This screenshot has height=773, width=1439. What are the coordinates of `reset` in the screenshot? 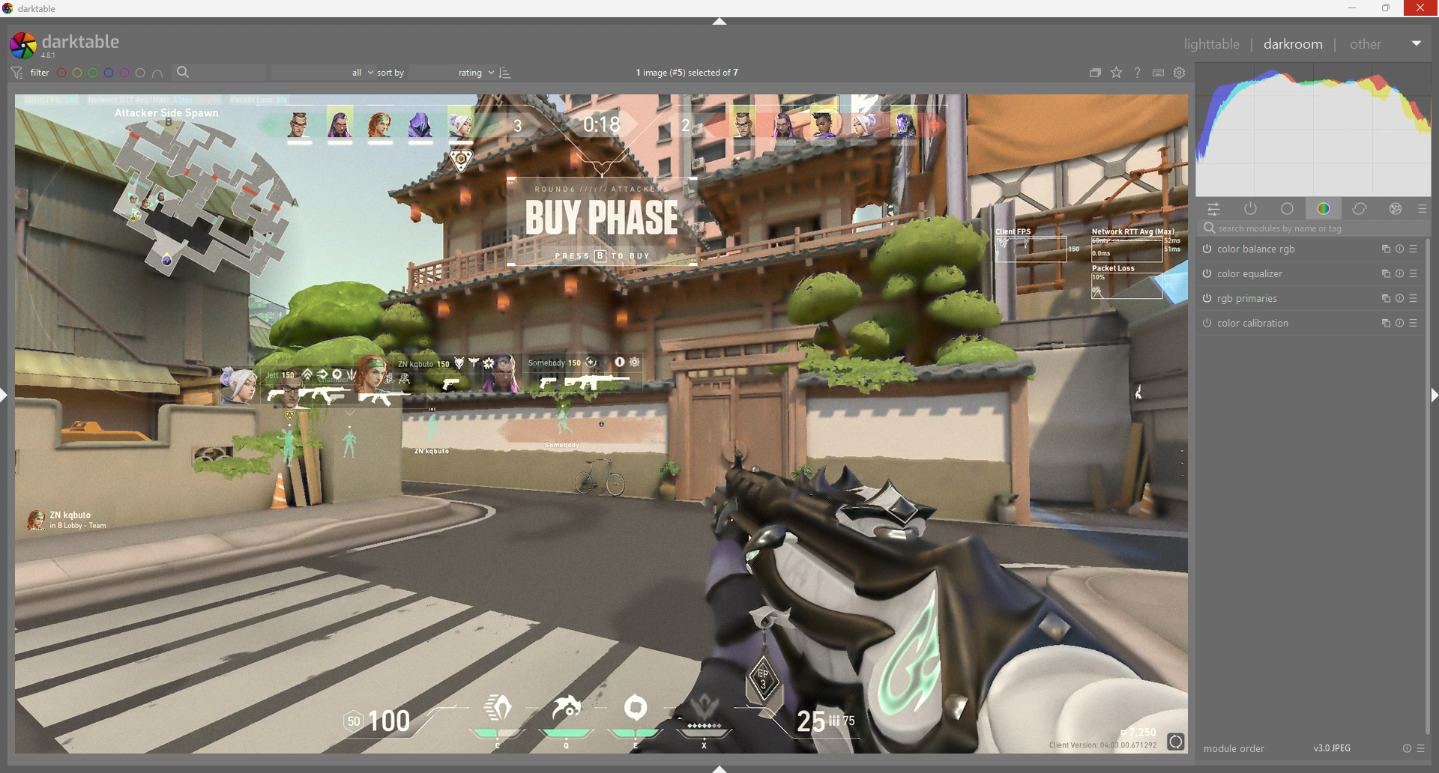 It's located at (1398, 249).